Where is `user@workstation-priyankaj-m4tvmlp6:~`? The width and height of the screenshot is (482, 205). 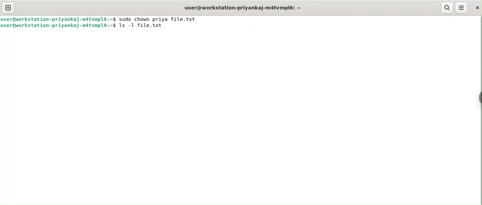 user@workstation-priyankaj-m4tvmlp6:~ is located at coordinates (242, 8).